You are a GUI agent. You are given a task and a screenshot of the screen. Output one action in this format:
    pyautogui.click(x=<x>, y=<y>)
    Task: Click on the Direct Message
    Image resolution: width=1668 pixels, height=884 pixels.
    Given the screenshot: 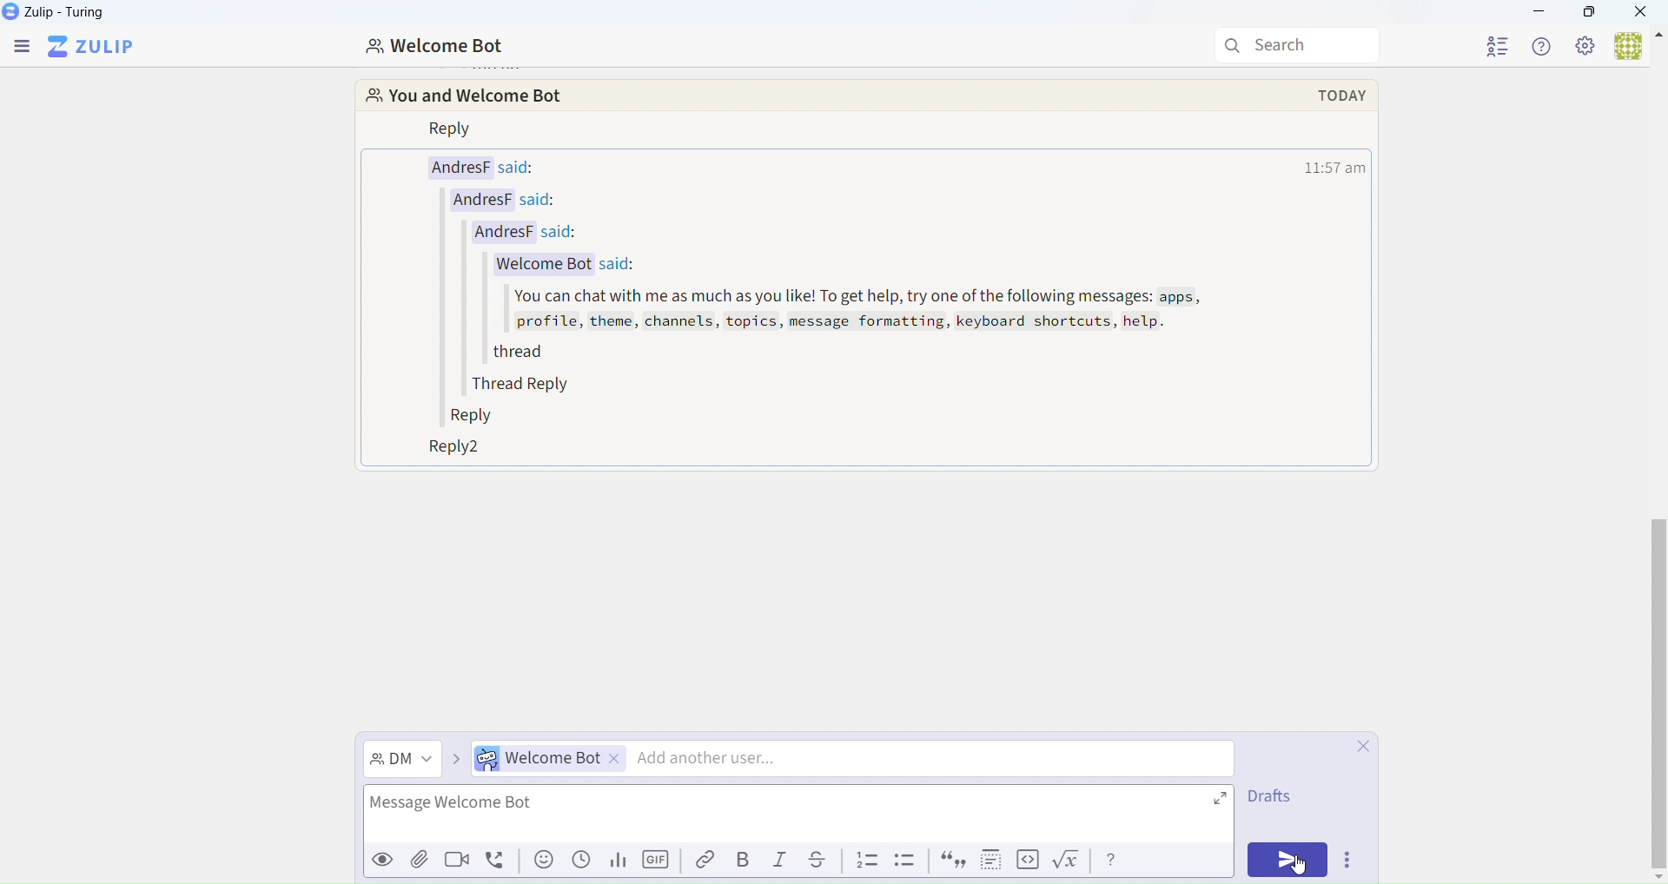 What is the action you would take?
    pyautogui.click(x=850, y=760)
    